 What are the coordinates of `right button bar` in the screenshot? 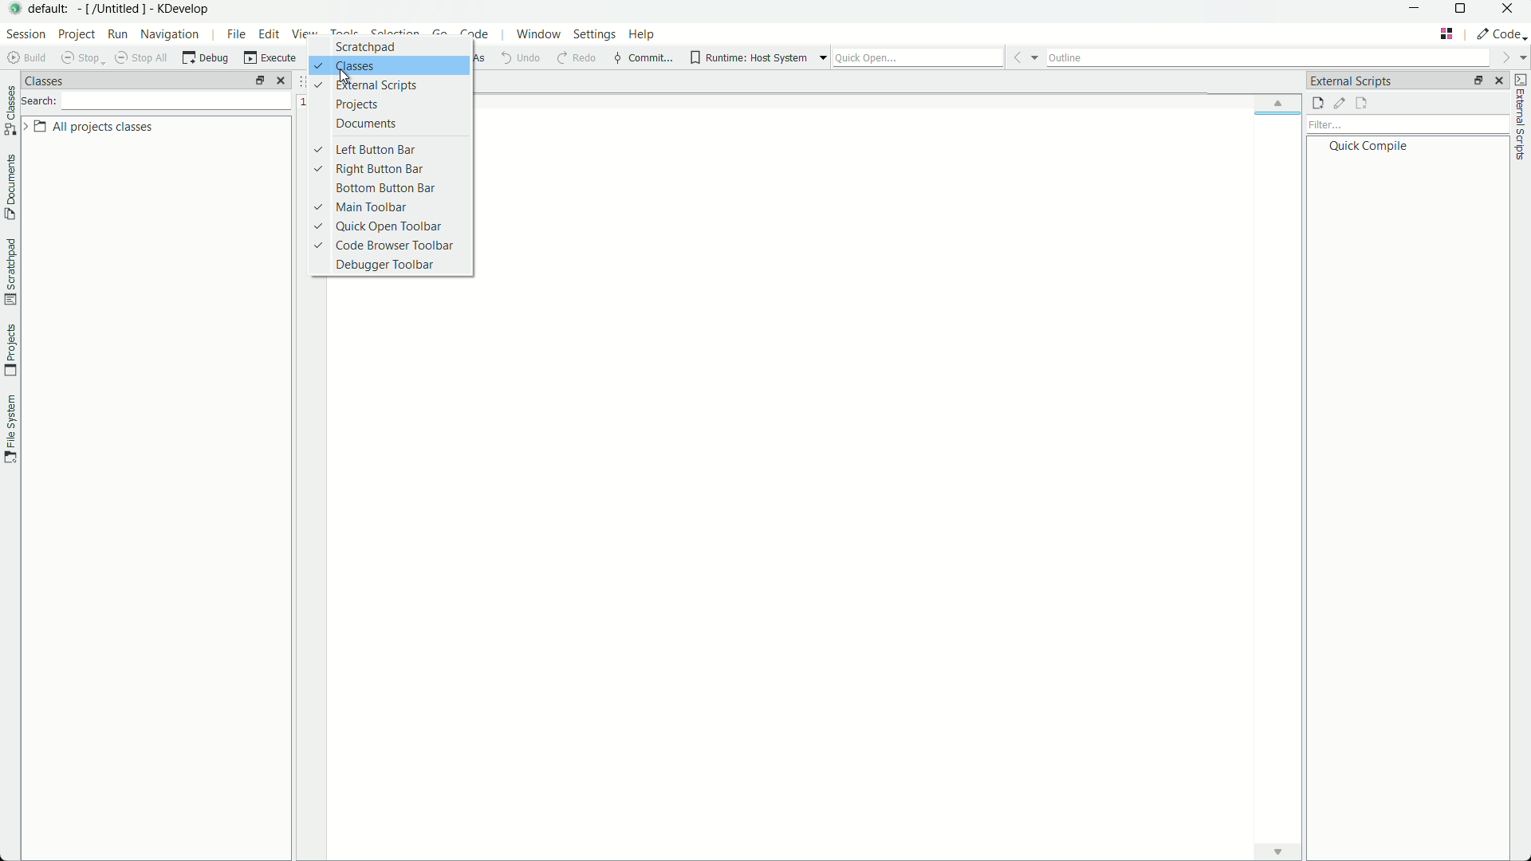 It's located at (384, 169).